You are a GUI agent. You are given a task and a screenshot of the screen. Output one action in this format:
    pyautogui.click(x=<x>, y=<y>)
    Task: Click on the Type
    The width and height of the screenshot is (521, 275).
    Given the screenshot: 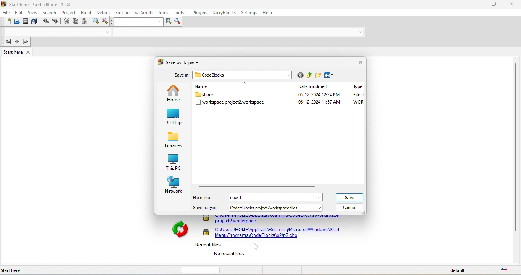 What is the action you would take?
    pyautogui.click(x=357, y=86)
    